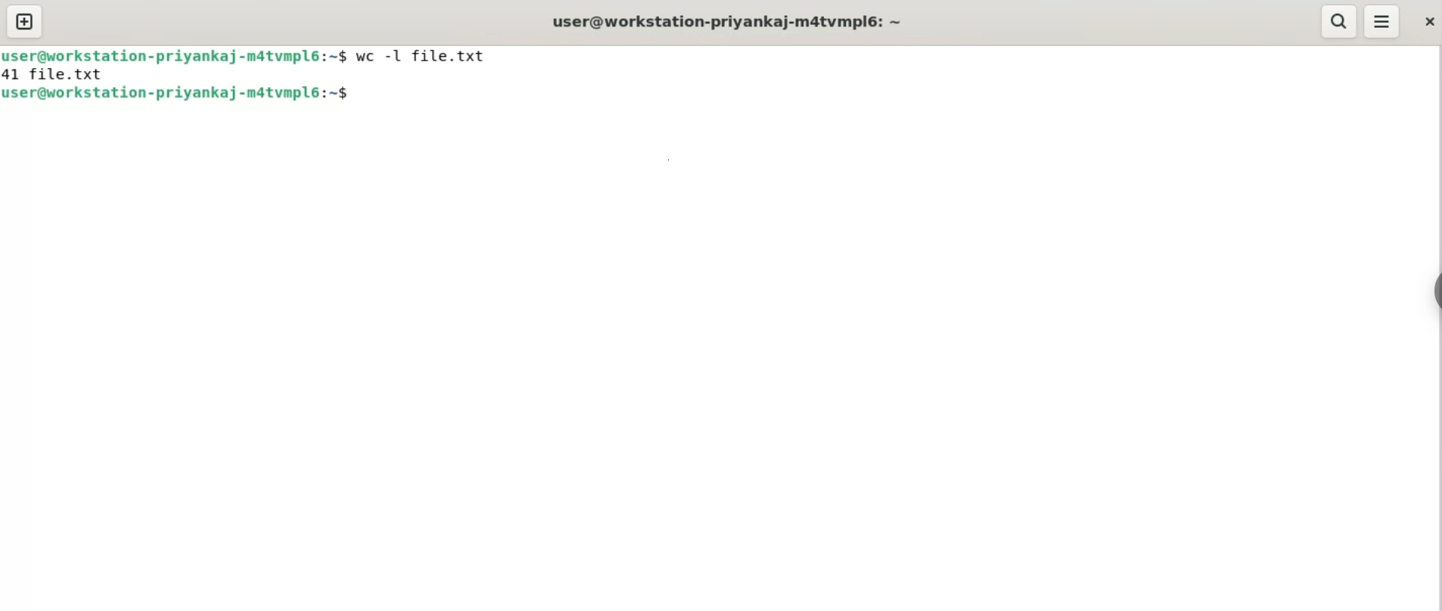  I want to click on user@workstation-priyankaj-m4tvmpl6: ~$, so click(178, 93).